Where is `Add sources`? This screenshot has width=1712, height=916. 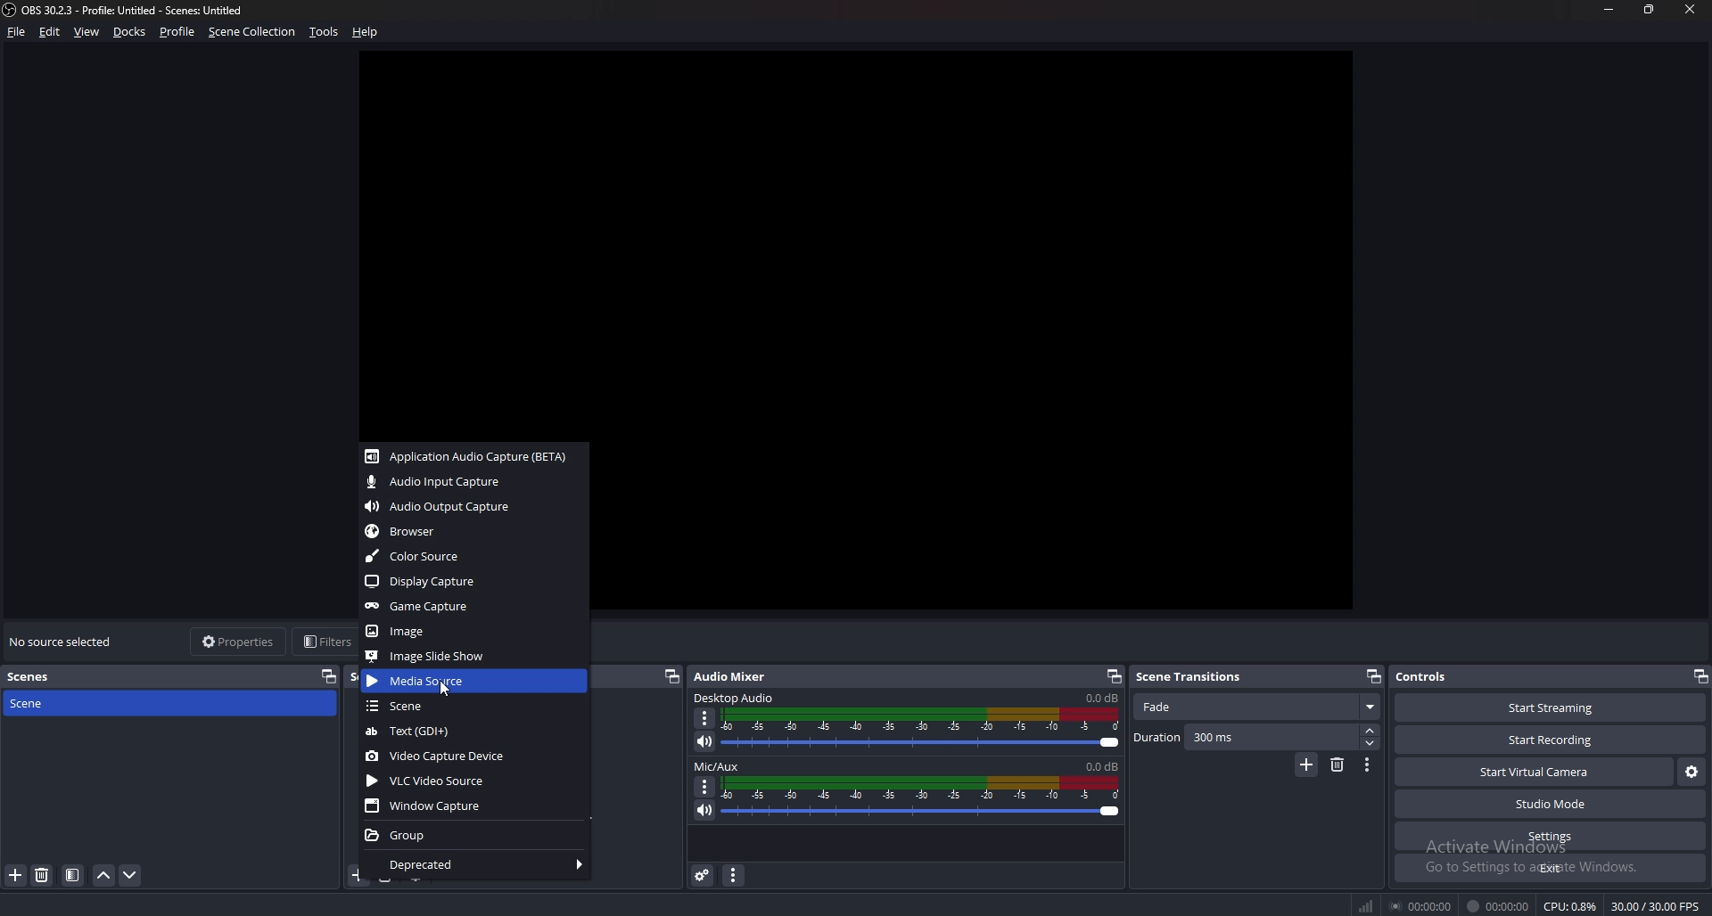 Add sources is located at coordinates (357, 874).